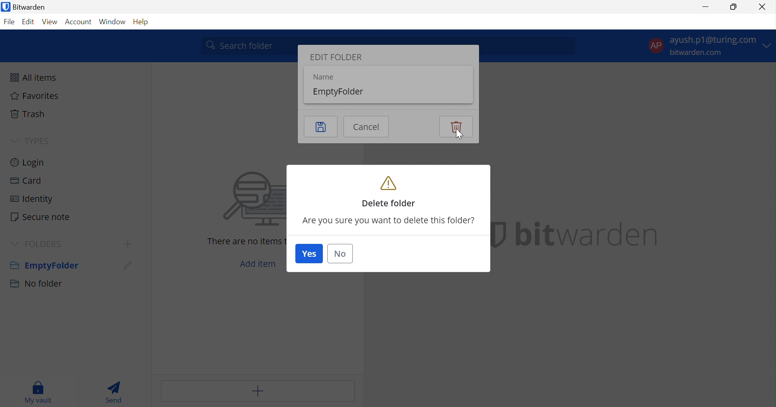  What do you see at coordinates (389, 222) in the screenshot?
I see `Are you sure you want to delete this folder?` at bounding box center [389, 222].